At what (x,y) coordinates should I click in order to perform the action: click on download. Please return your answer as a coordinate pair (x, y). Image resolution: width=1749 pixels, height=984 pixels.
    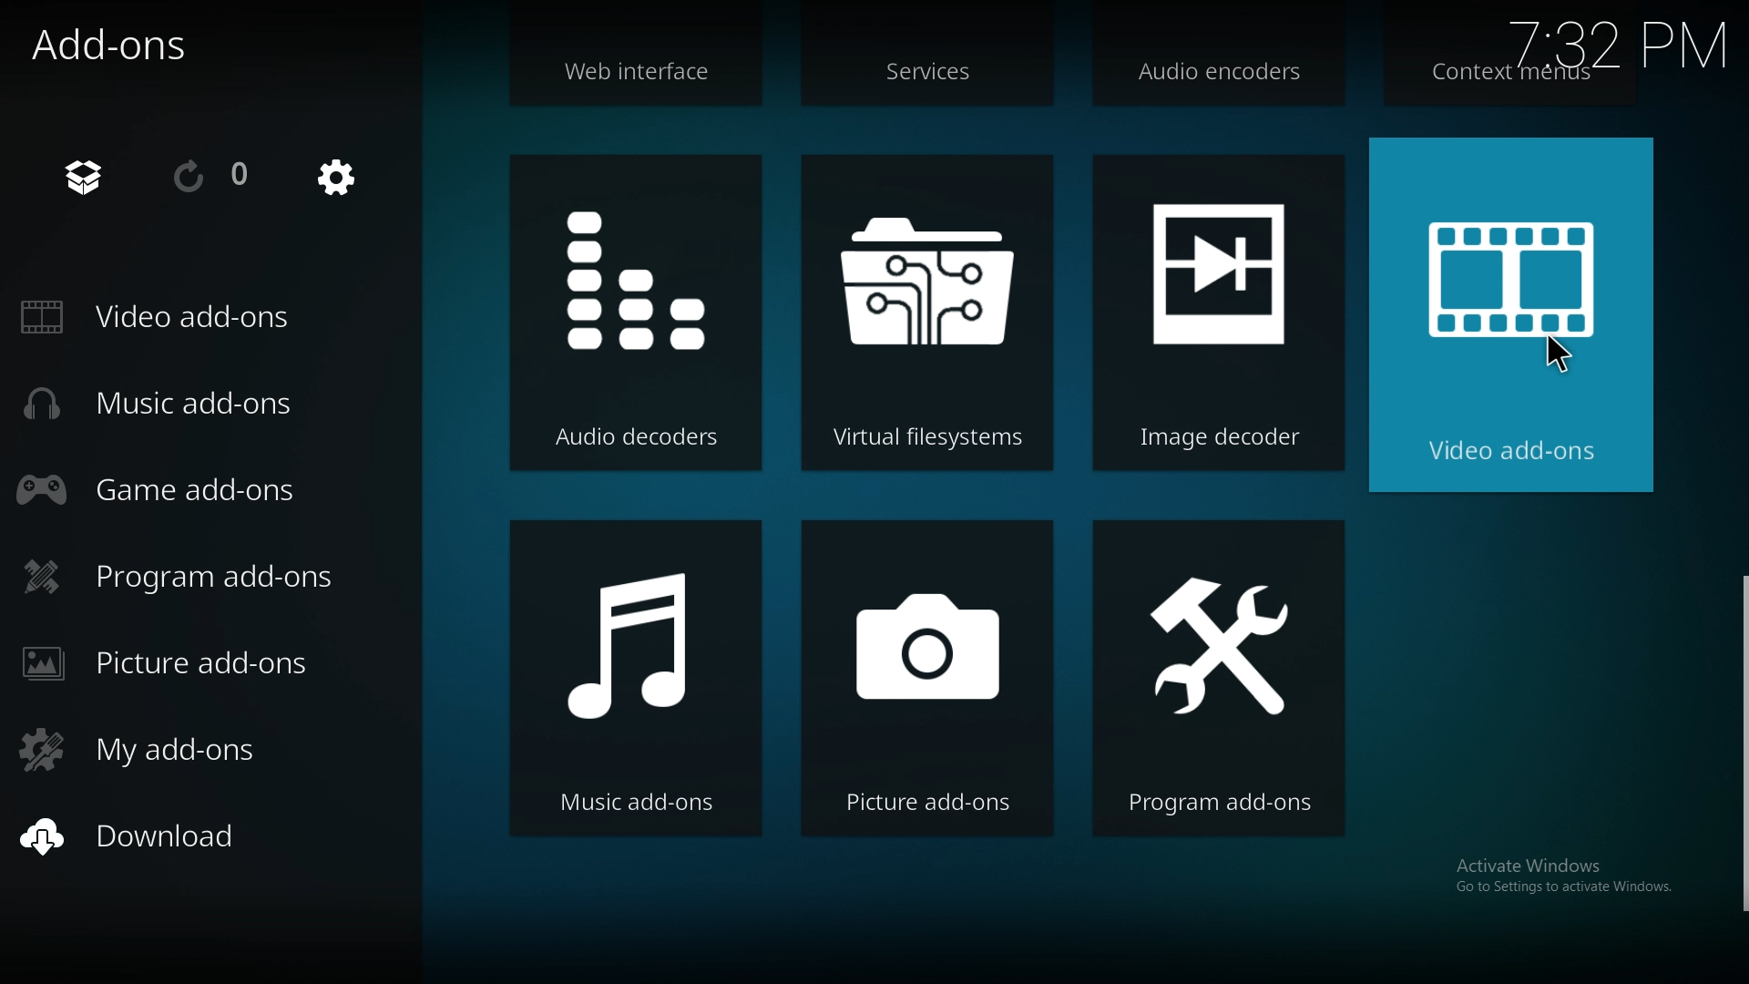
    Looking at the image, I should click on (167, 838).